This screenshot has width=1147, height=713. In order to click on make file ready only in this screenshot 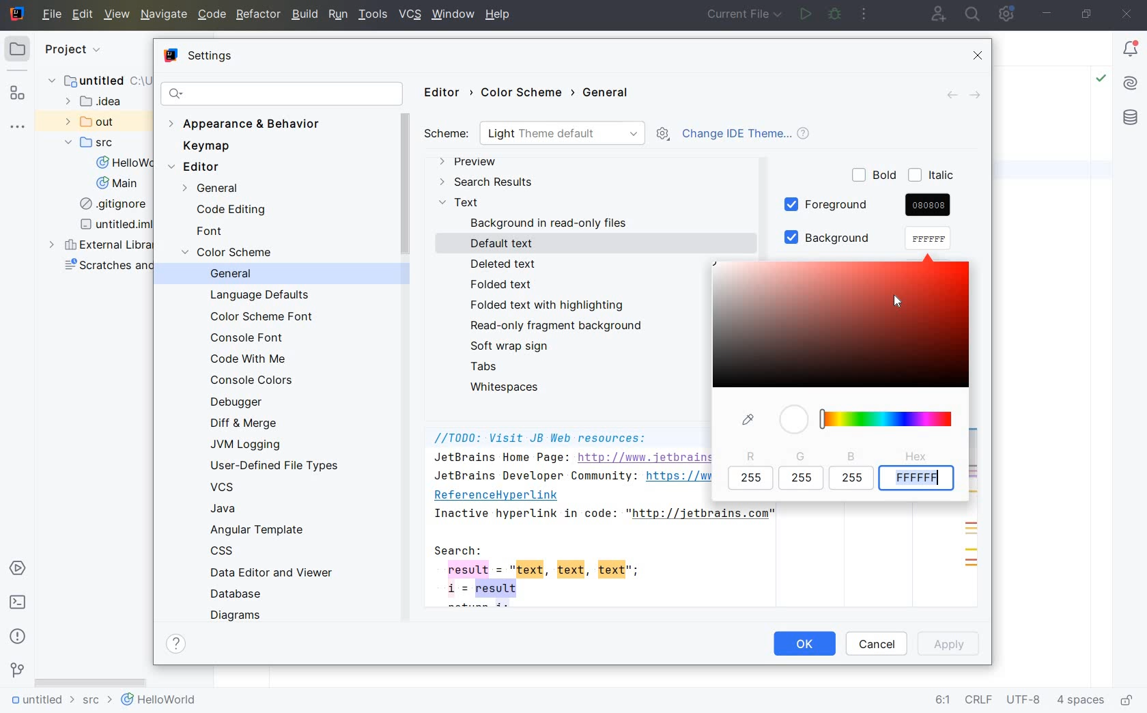, I will do `click(1129, 701)`.